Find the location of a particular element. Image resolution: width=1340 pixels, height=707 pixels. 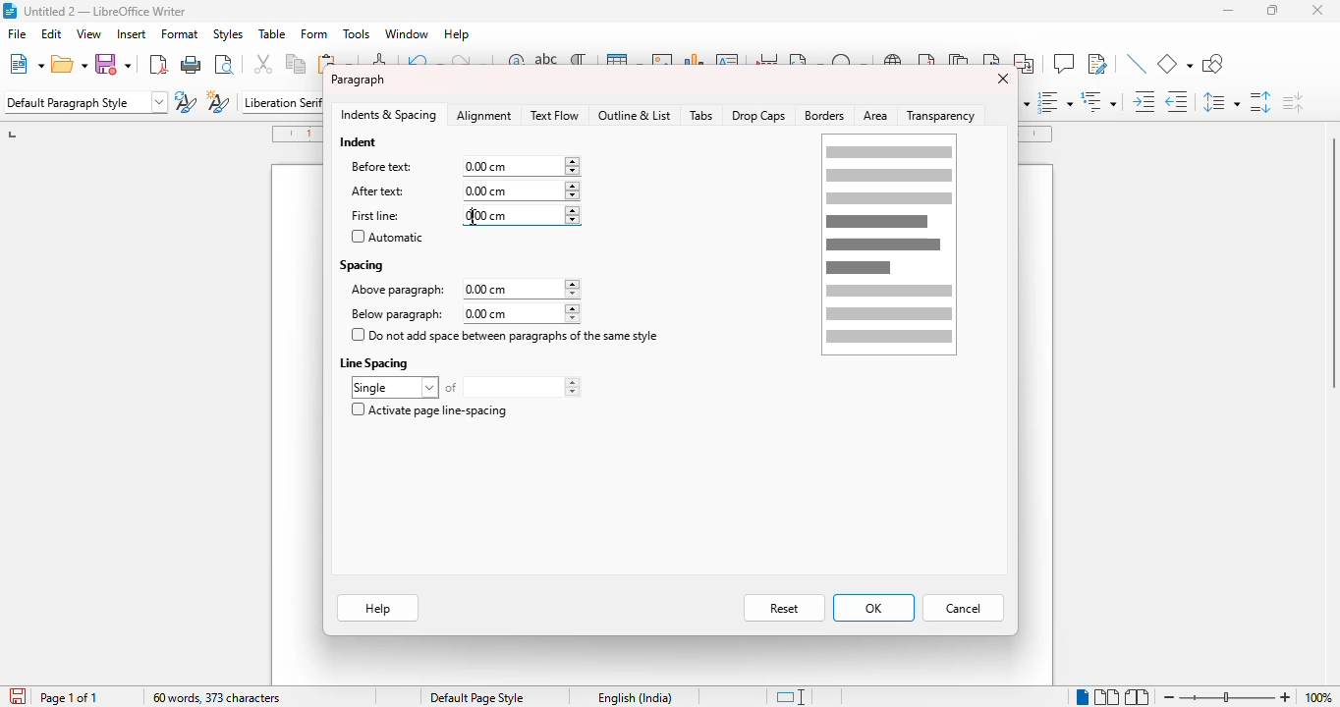

book view is located at coordinates (1138, 696).